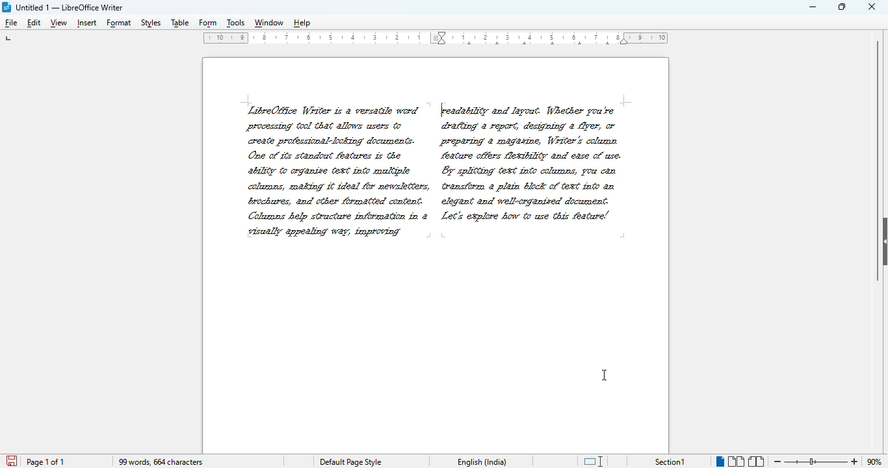  I want to click on file, so click(10, 23).